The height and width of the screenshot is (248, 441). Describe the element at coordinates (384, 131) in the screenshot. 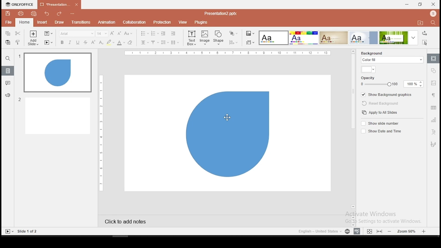

I see `show date and time` at that location.